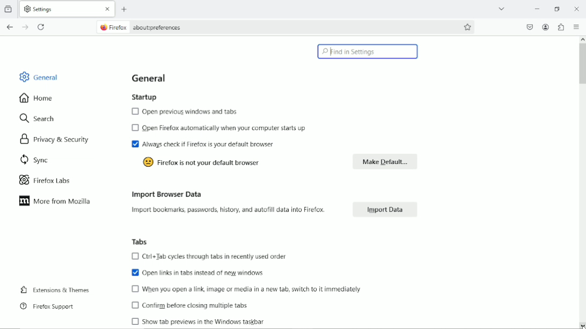  Describe the element at coordinates (546, 27) in the screenshot. I see `account` at that location.